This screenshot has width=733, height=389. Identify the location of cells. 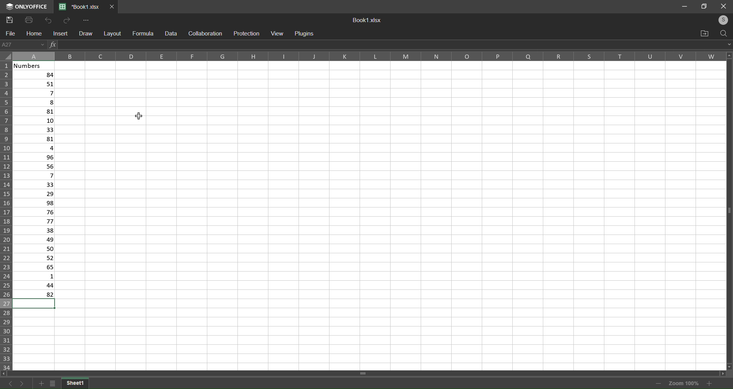
(390, 214).